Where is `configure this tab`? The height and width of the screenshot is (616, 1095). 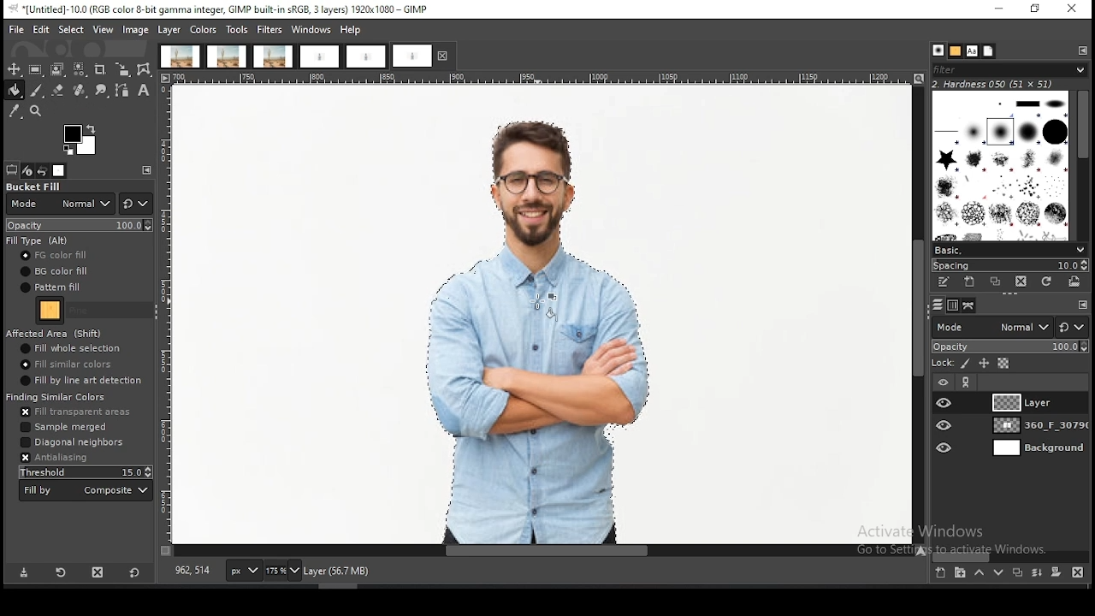
configure this tab is located at coordinates (1083, 52).